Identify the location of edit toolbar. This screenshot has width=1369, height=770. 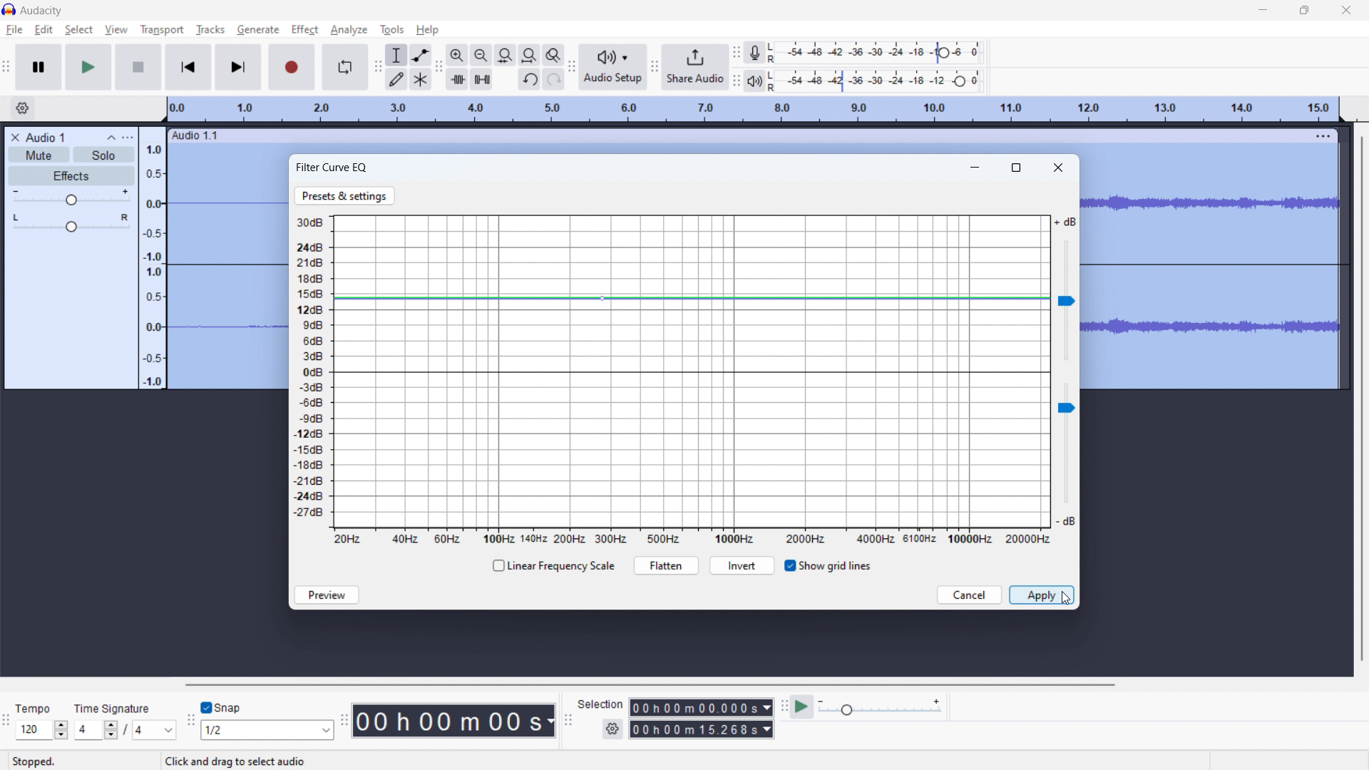
(439, 67).